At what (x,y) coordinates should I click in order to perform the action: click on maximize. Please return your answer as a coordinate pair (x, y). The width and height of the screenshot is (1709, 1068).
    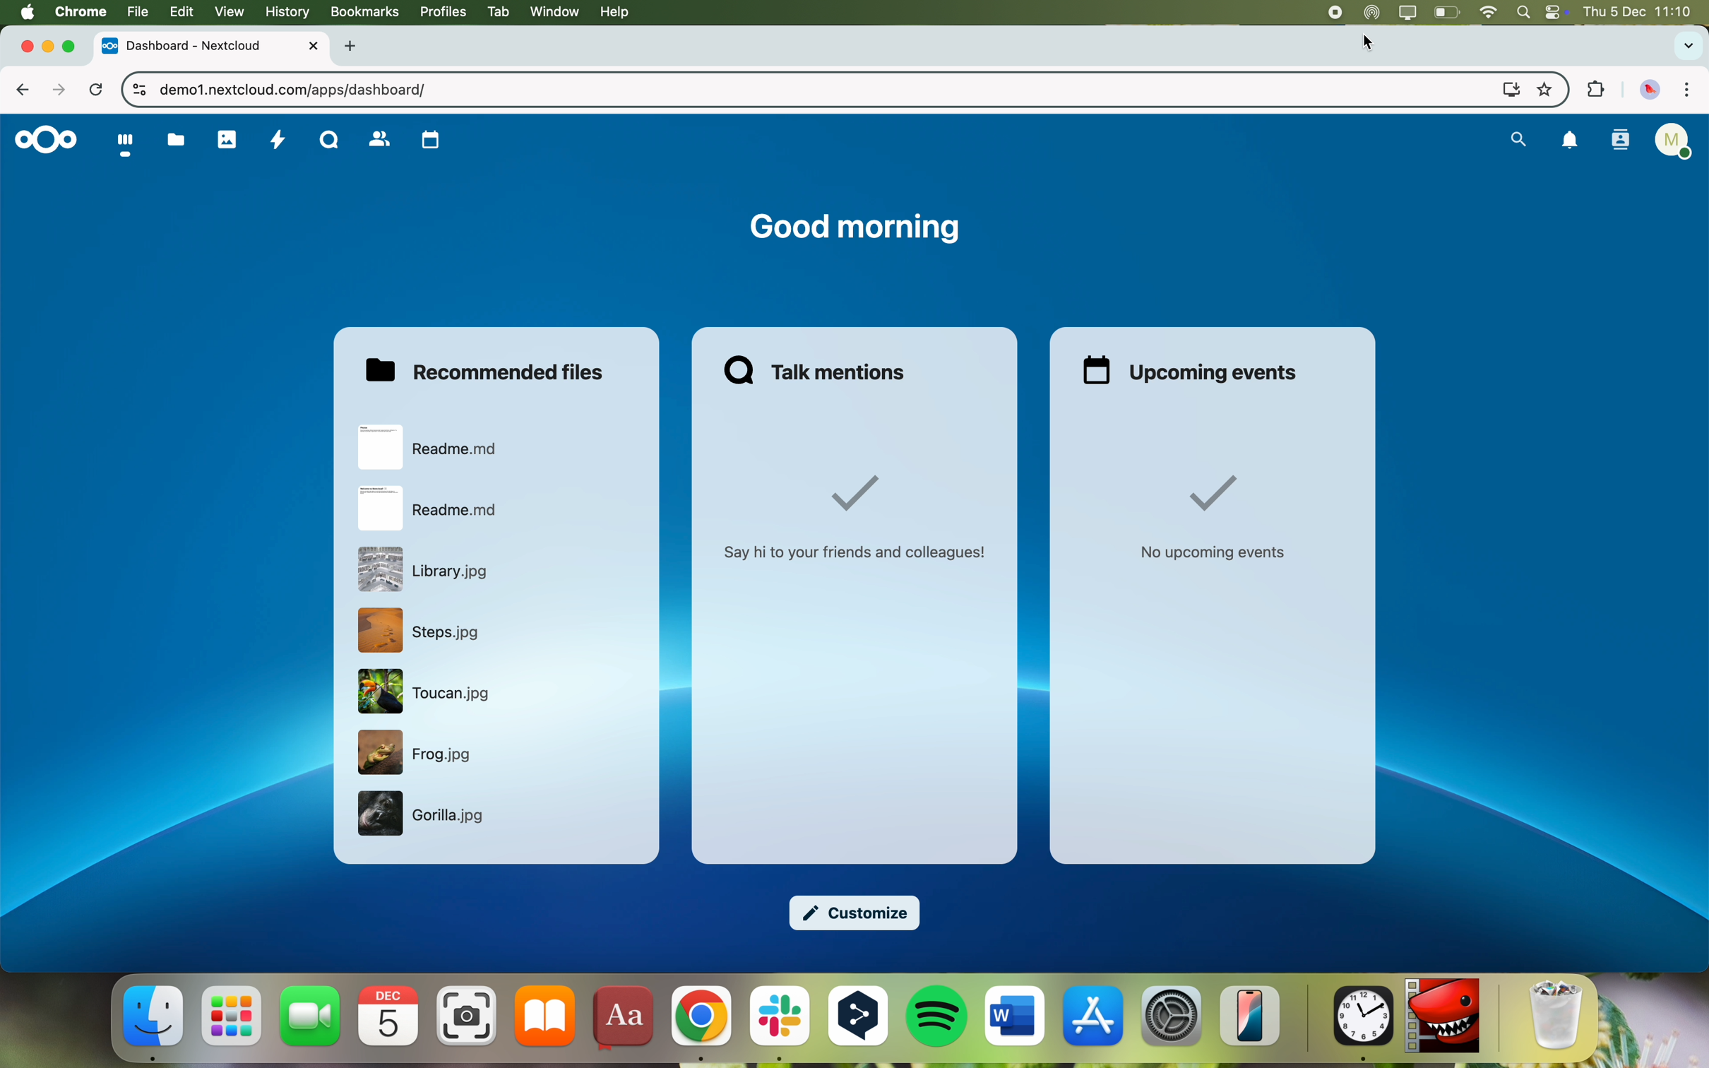
    Looking at the image, I should click on (73, 47).